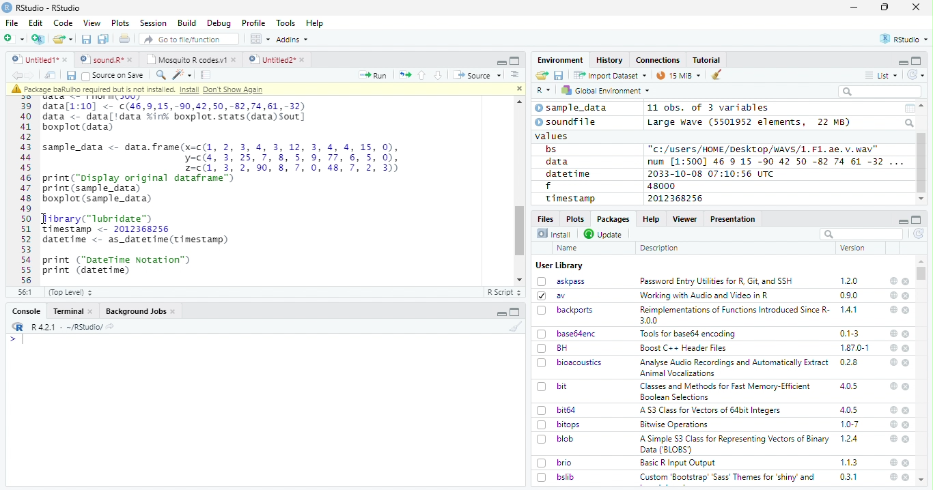 This screenshot has width=933, height=490. I want to click on logo, so click(7, 8).